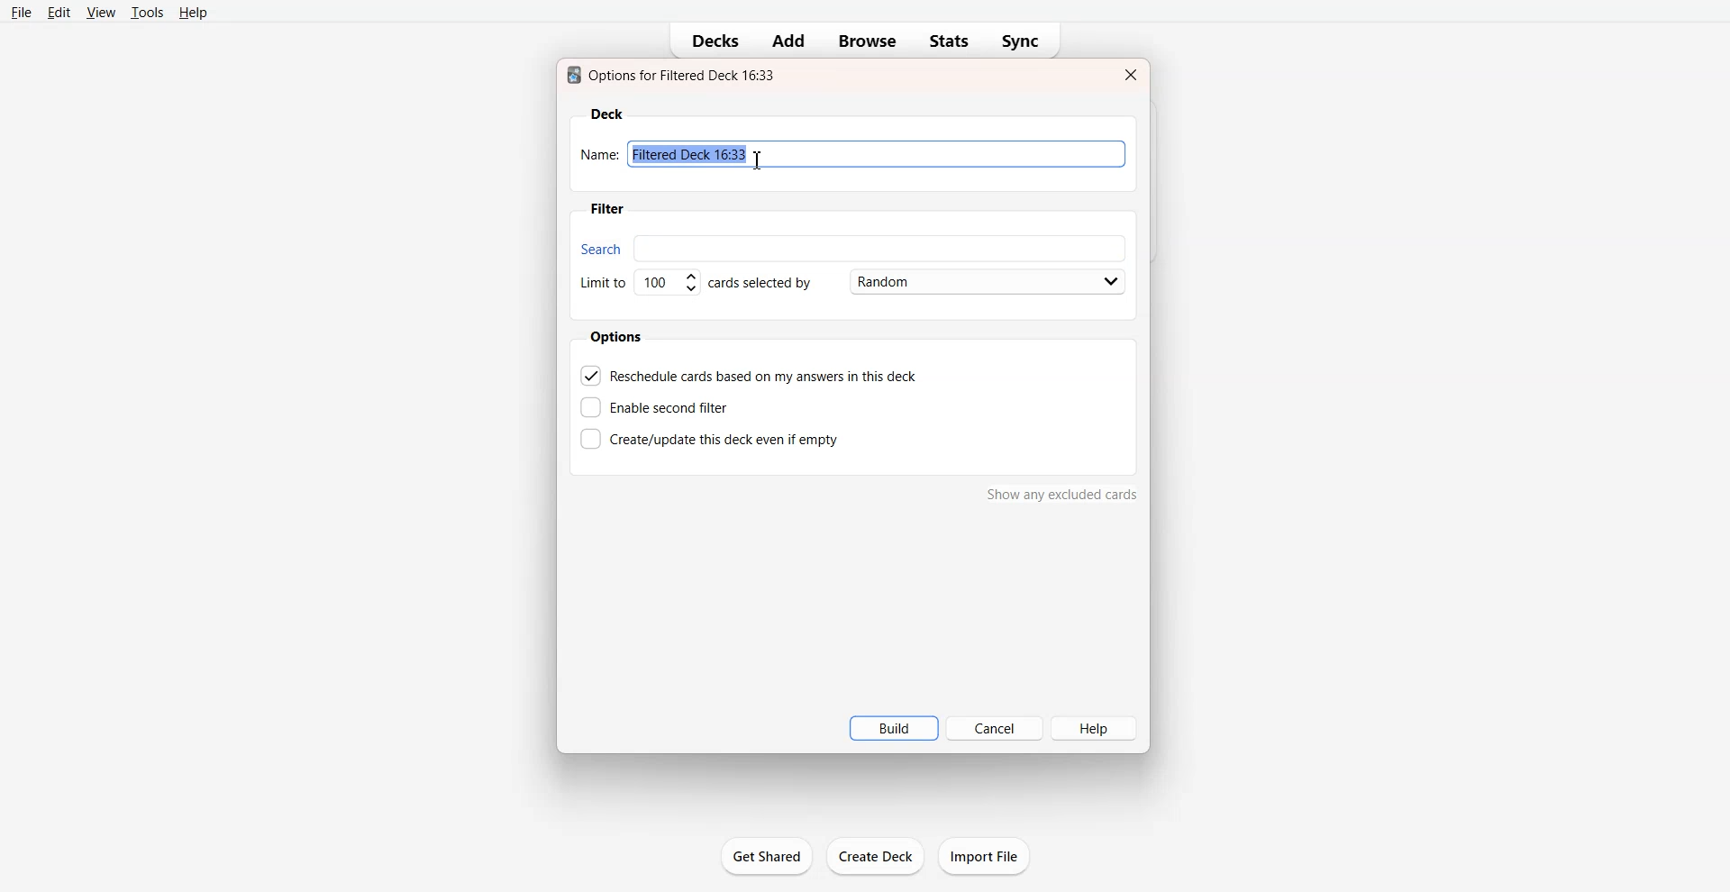 Image resolution: width=1730 pixels, height=892 pixels. What do you see at coordinates (991, 855) in the screenshot?
I see `import file` at bounding box center [991, 855].